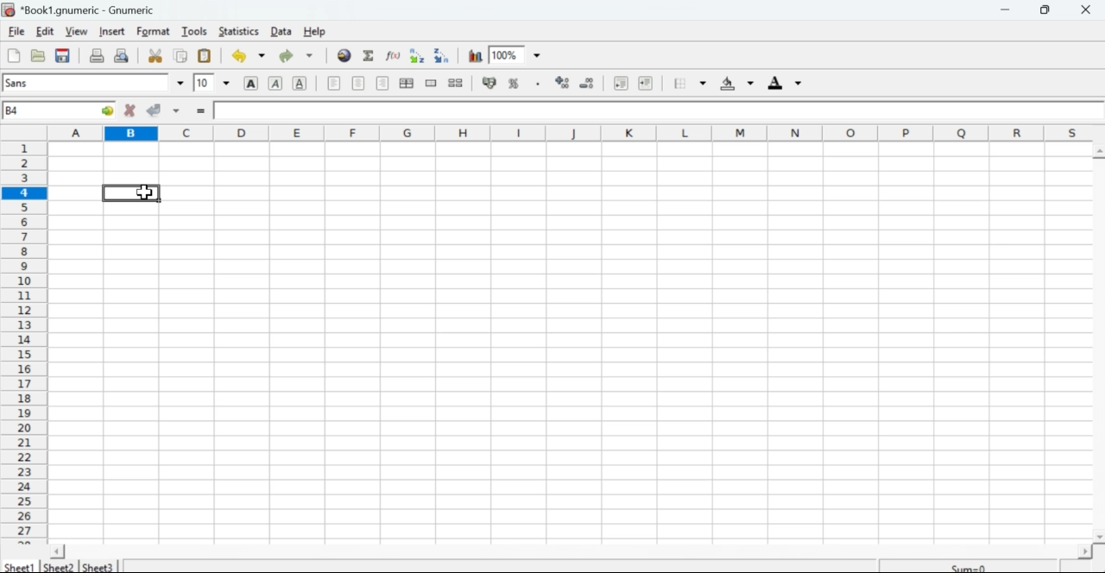  What do you see at coordinates (359, 84) in the screenshot?
I see `Center horizontally` at bounding box center [359, 84].